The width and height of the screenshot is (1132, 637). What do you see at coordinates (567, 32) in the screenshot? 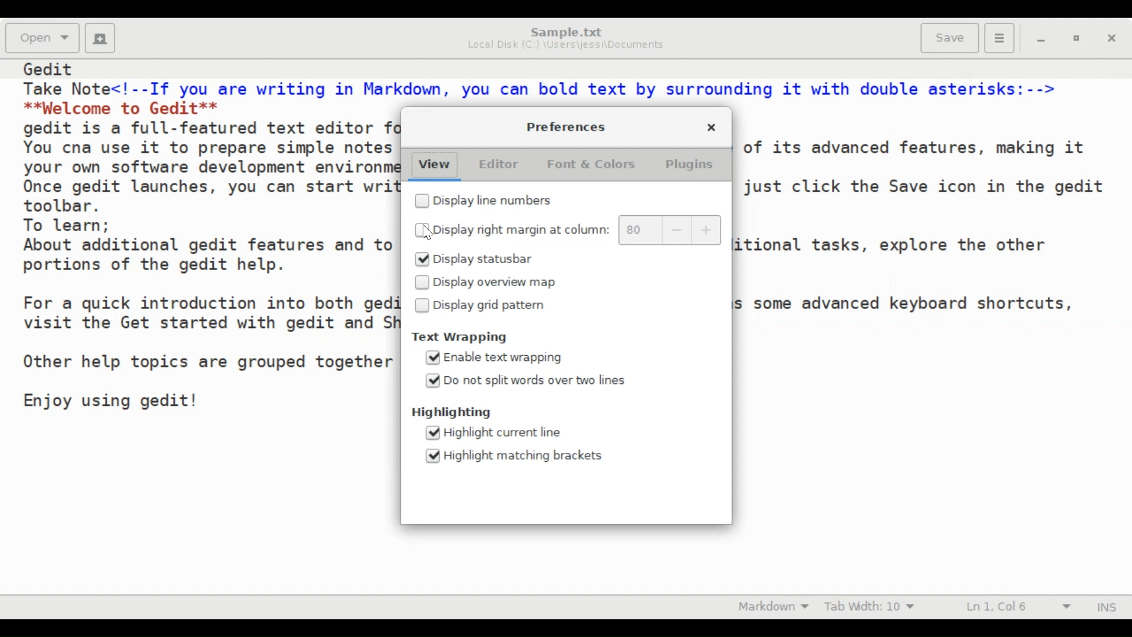
I see `Sample.txt` at bounding box center [567, 32].